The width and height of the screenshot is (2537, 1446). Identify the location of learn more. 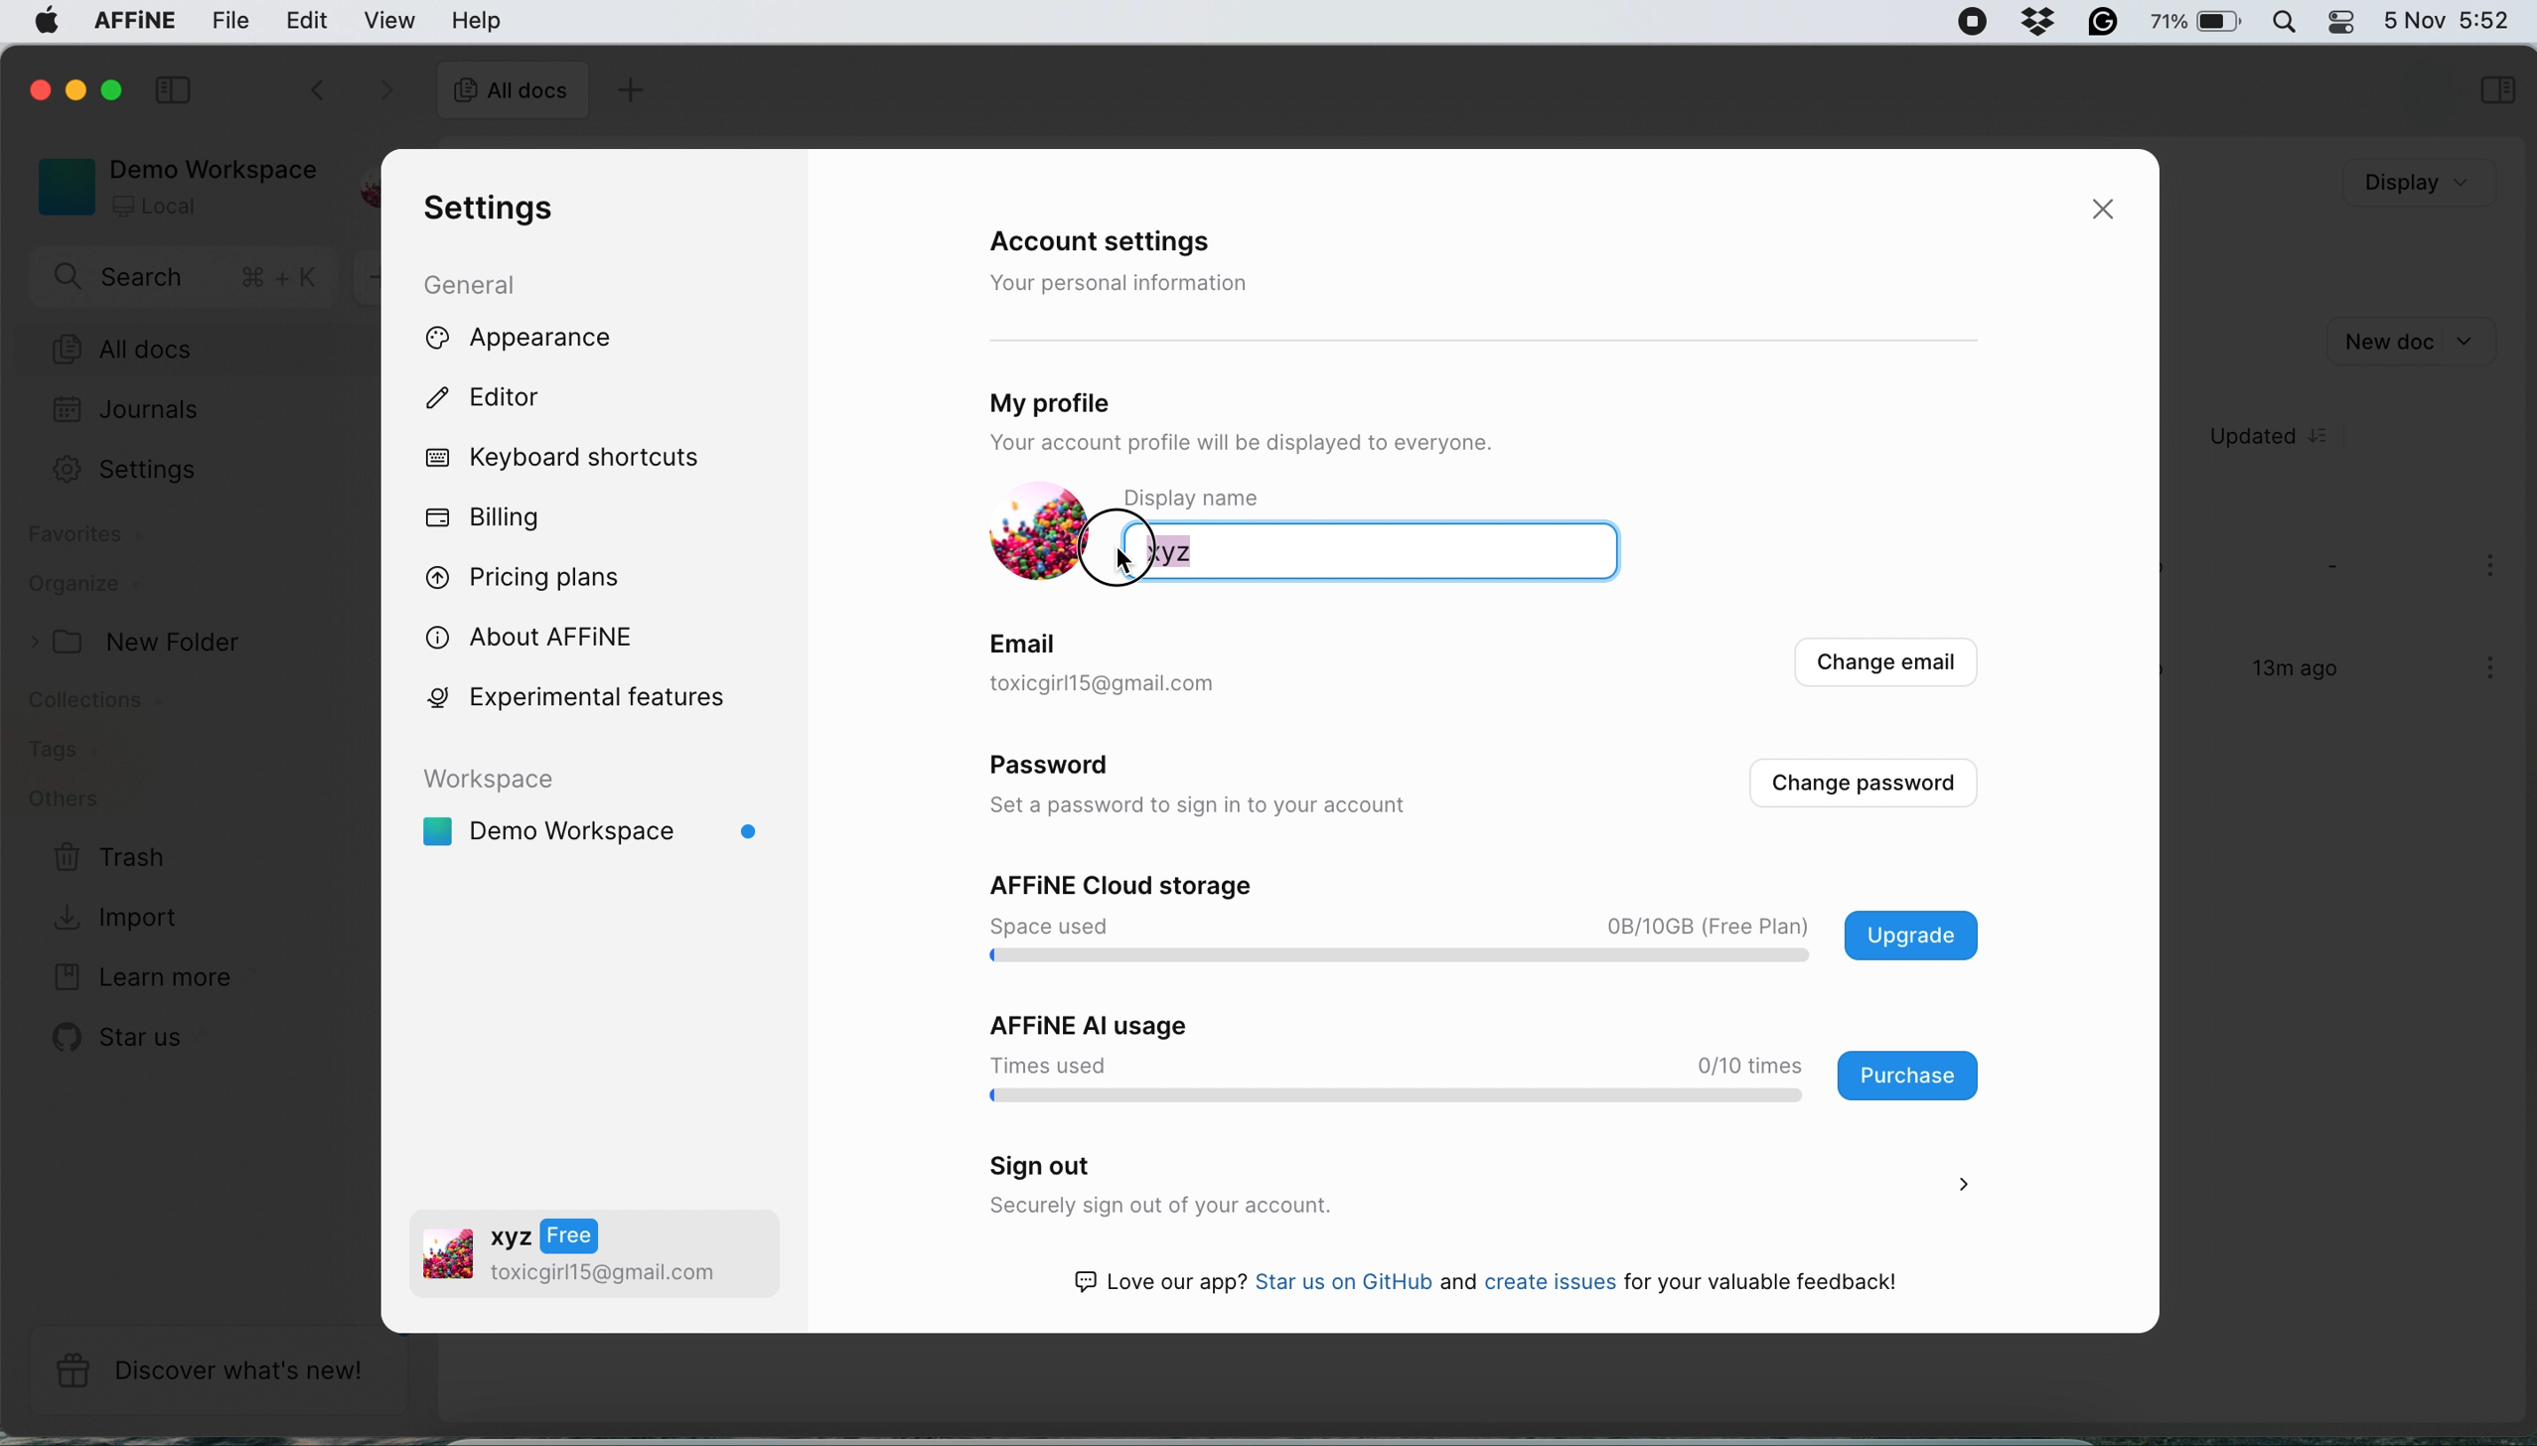
(137, 978).